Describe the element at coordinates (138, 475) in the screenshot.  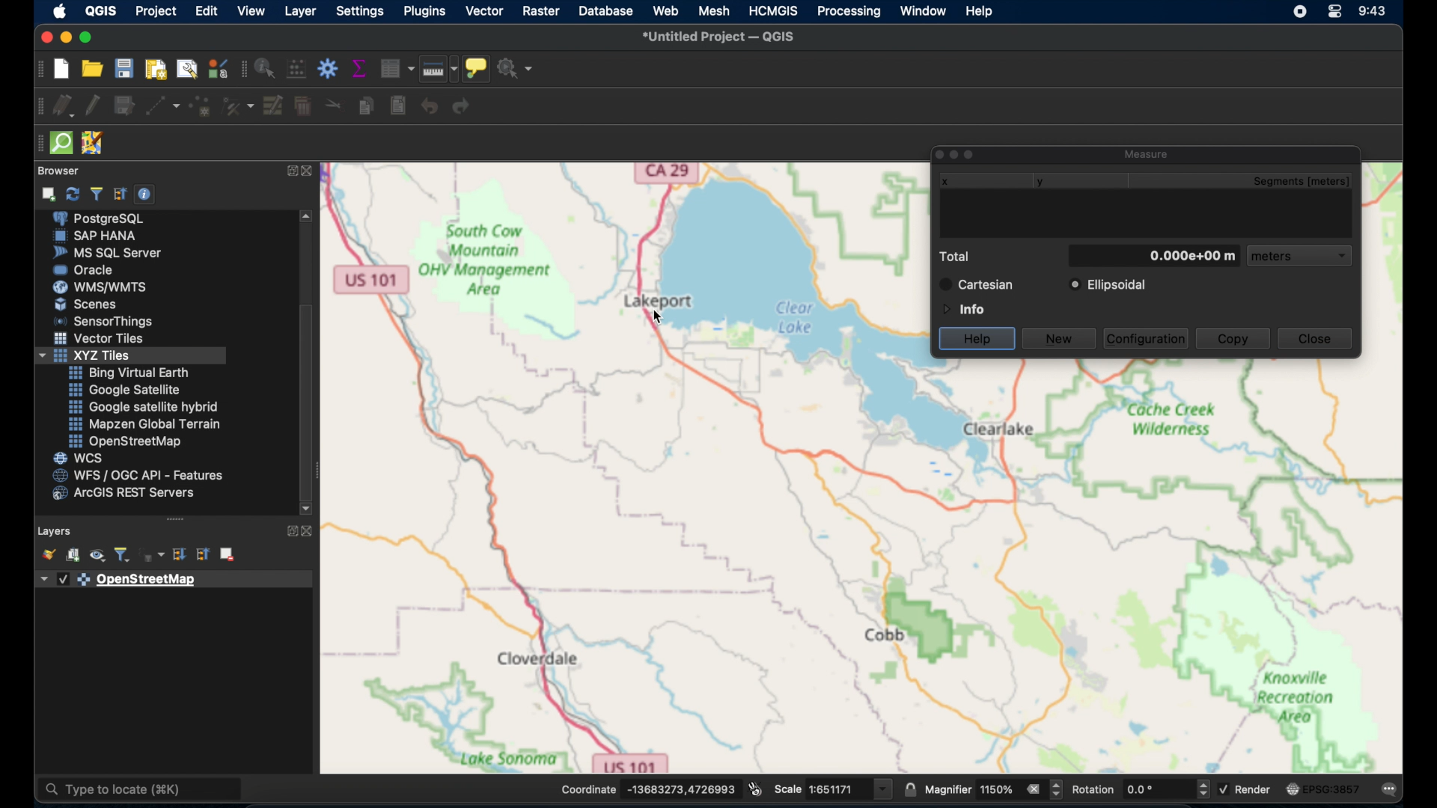
I see `wfs/ogc api - features` at that location.